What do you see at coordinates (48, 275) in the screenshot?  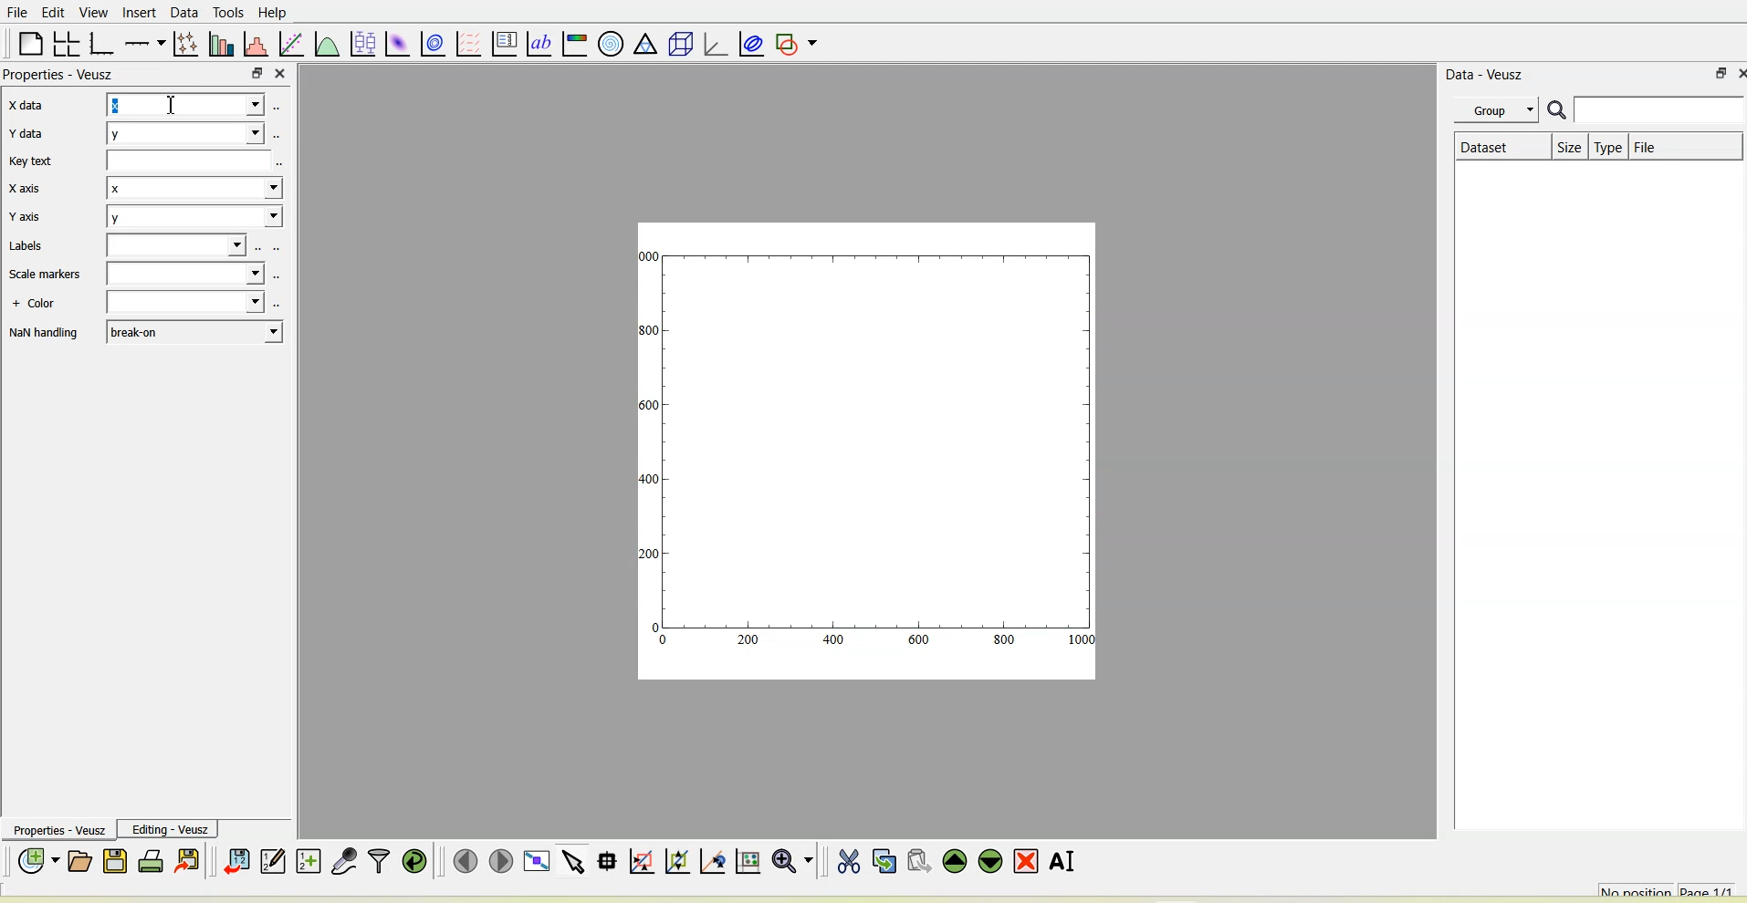 I see `Scale markers` at bounding box center [48, 275].